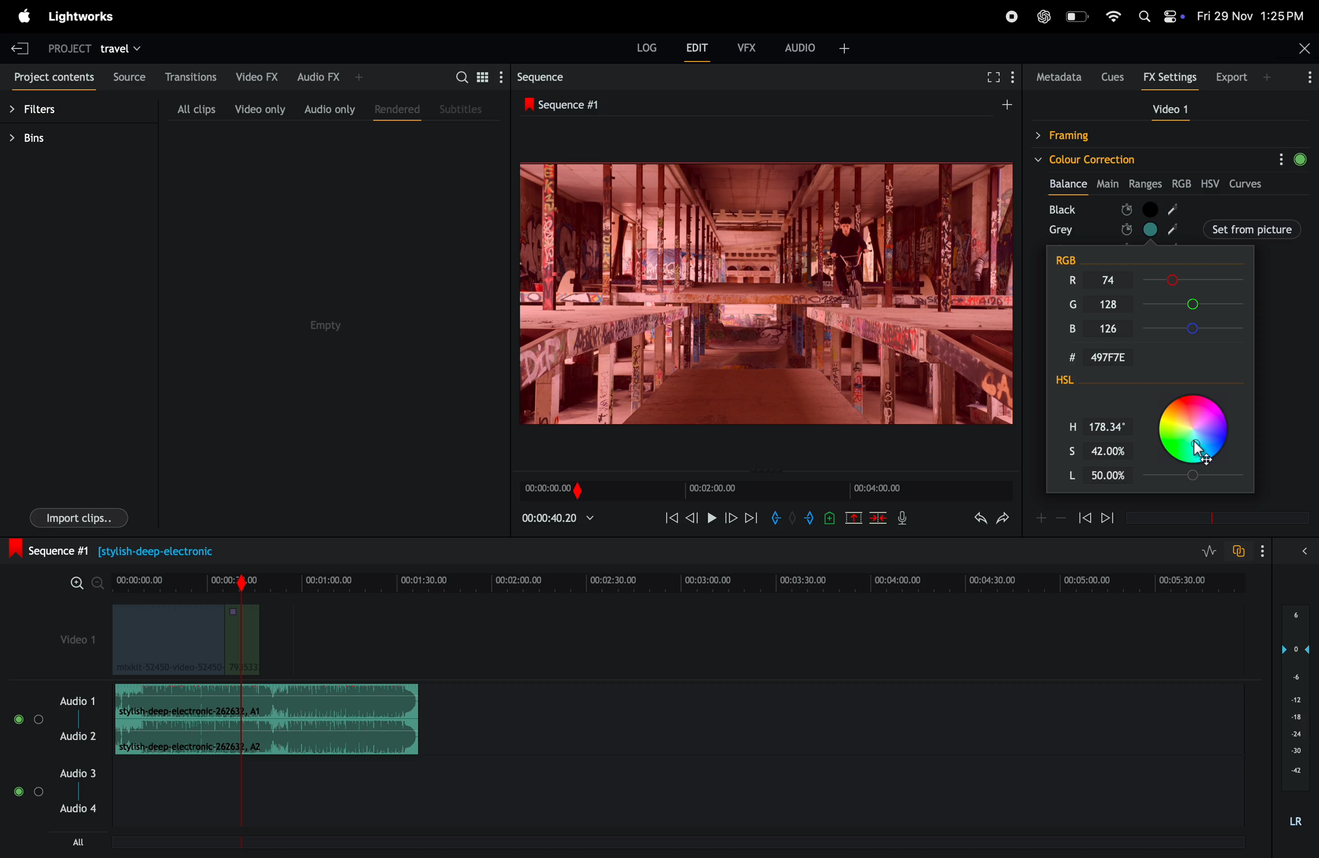 This screenshot has width=1319, height=858. What do you see at coordinates (1056, 77) in the screenshot?
I see `metadata` at bounding box center [1056, 77].